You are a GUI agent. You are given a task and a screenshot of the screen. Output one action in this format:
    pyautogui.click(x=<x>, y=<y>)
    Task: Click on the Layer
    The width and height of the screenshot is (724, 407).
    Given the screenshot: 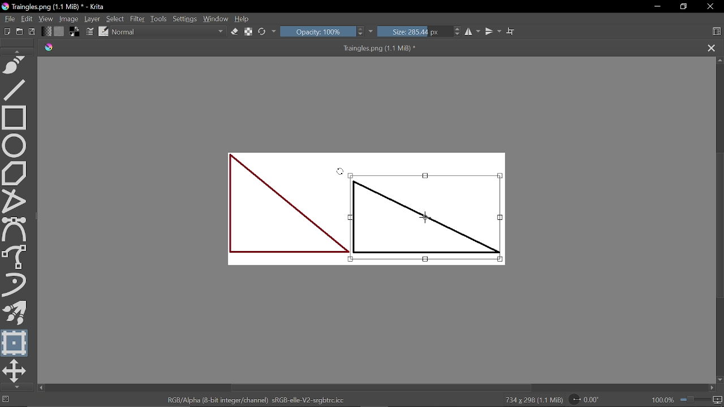 What is the action you would take?
    pyautogui.click(x=93, y=19)
    